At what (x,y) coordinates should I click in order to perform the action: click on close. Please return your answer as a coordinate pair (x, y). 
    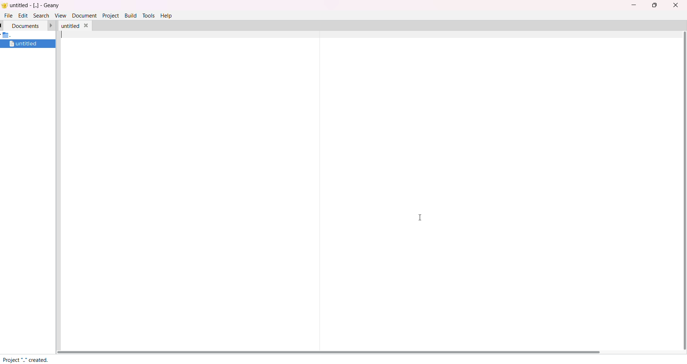
    Looking at the image, I should click on (88, 26).